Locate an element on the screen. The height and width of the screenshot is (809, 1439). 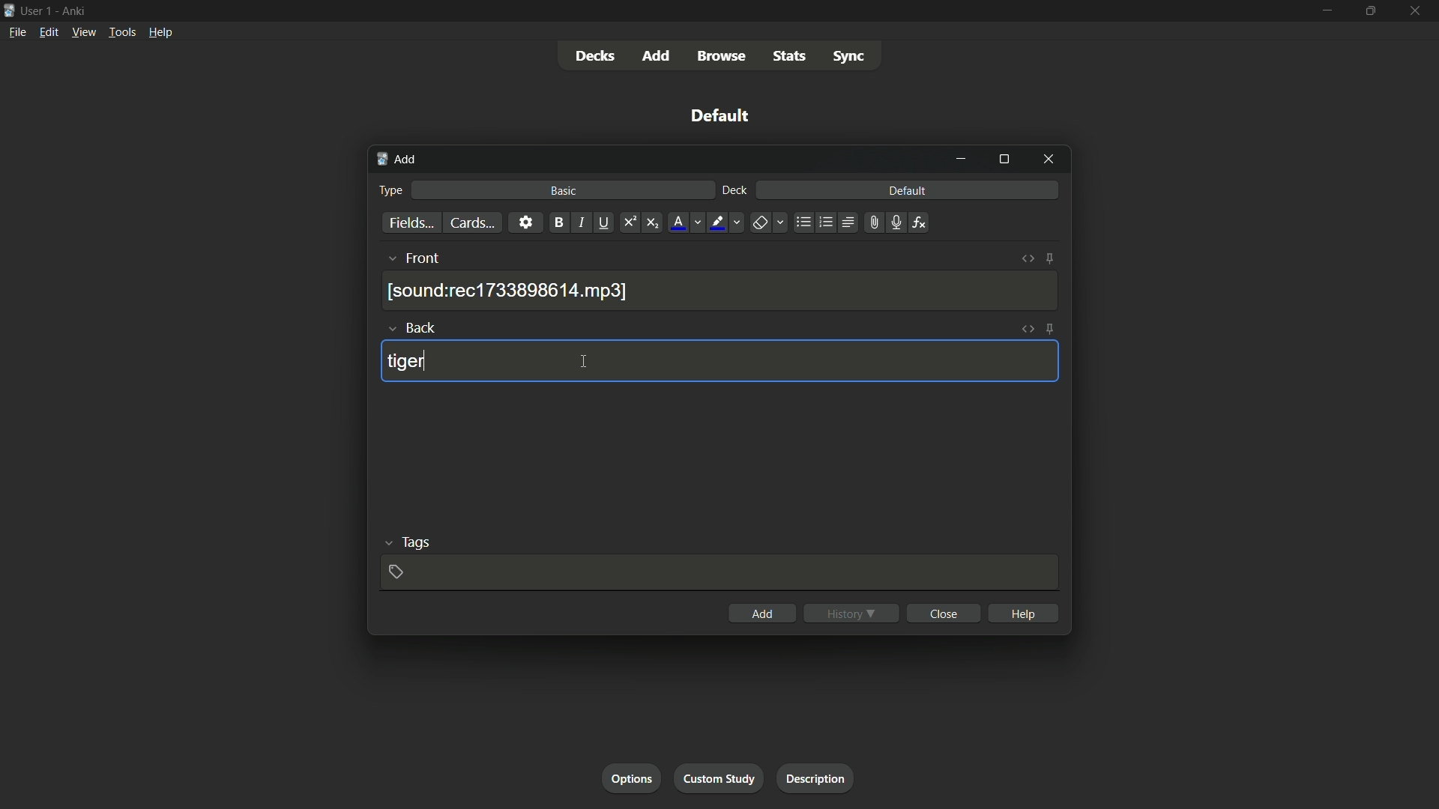
deck is located at coordinates (734, 191).